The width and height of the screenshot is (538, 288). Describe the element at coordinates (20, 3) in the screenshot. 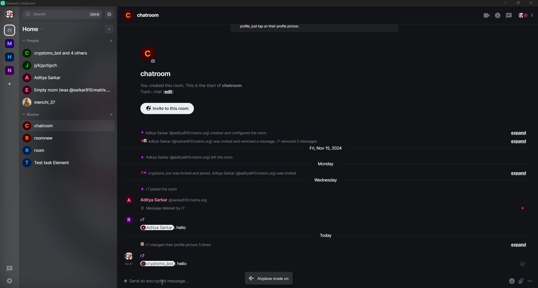

I see `element` at that location.